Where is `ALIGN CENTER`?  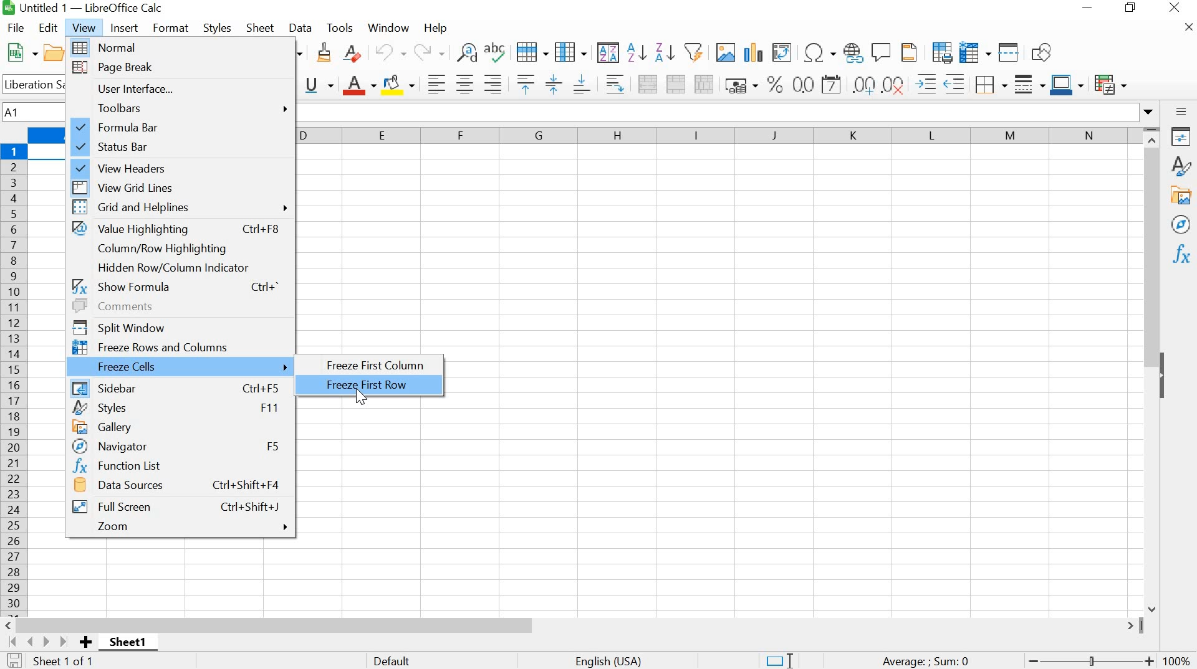 ALIGN CENTER is located at coordinates (464, 85).